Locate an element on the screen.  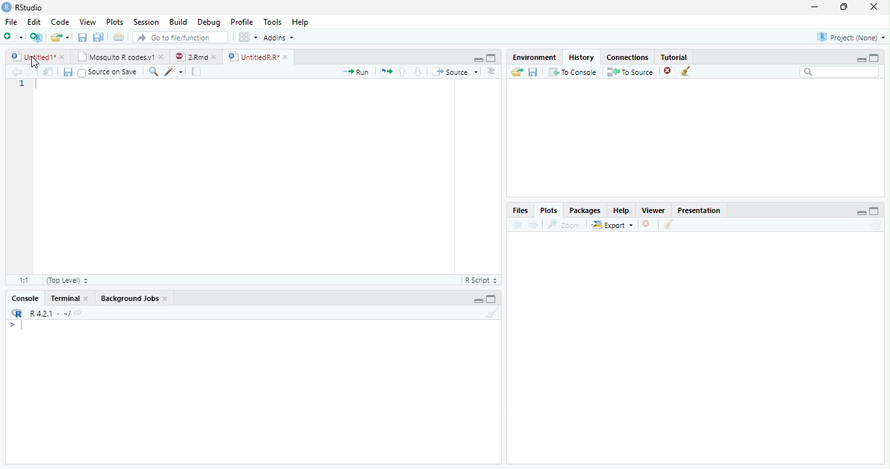
Build is located at coordinates (179, 22).